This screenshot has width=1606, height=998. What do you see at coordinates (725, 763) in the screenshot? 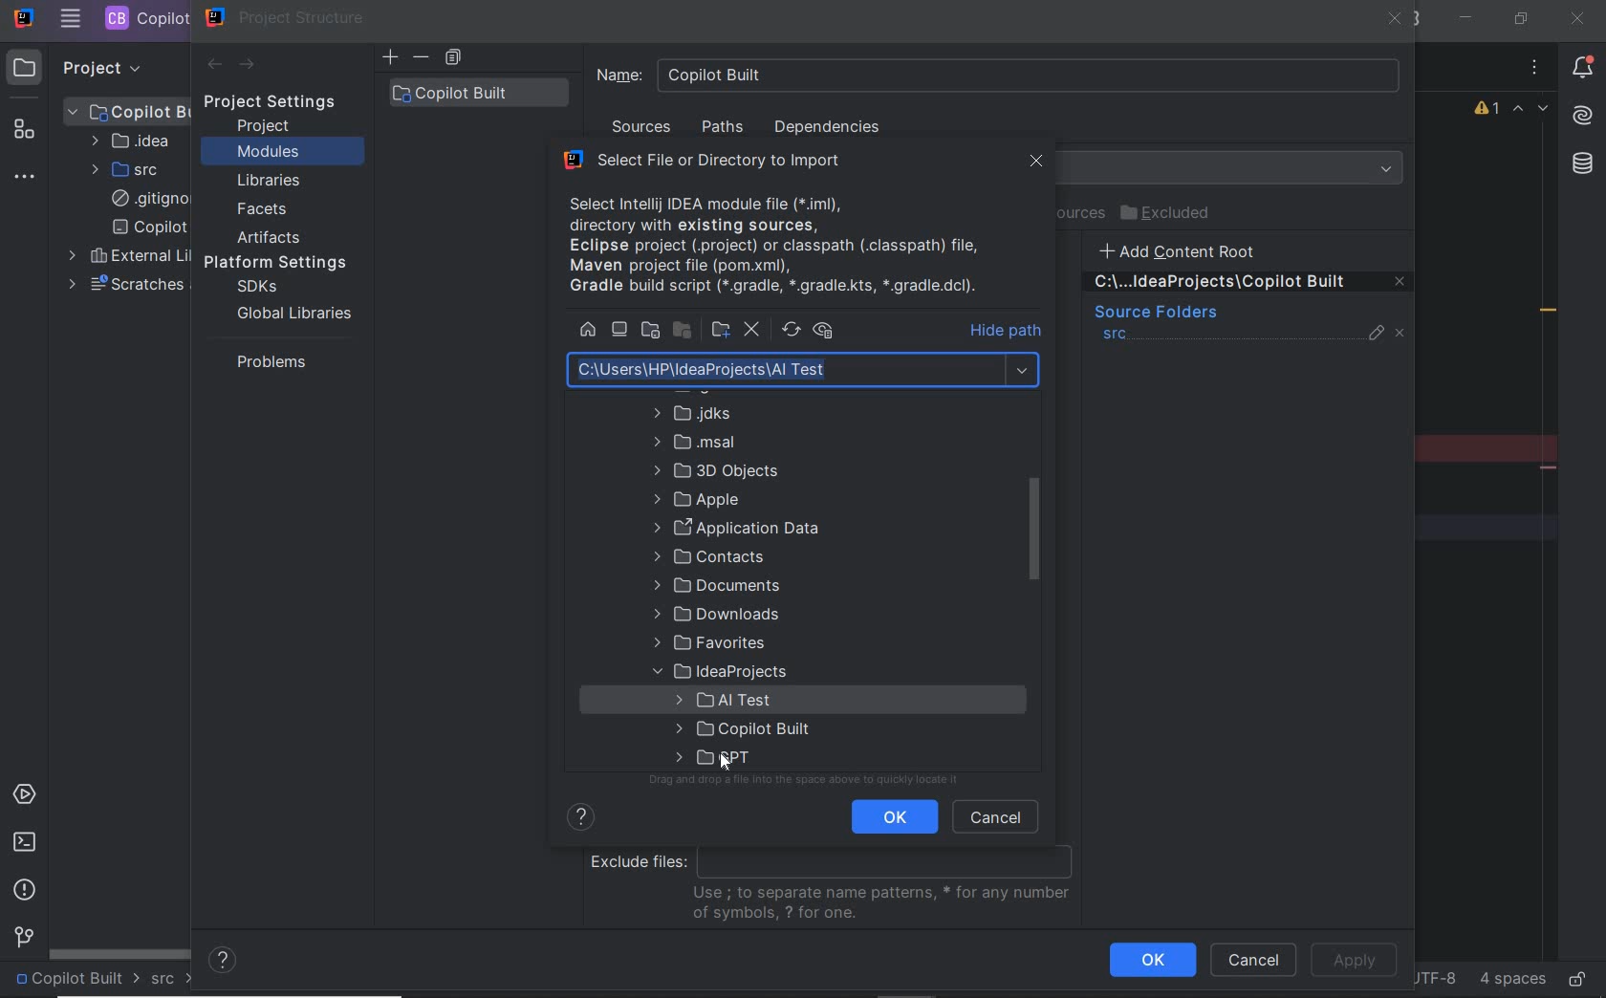
I see `cursor` at bounding box center [725, 763].